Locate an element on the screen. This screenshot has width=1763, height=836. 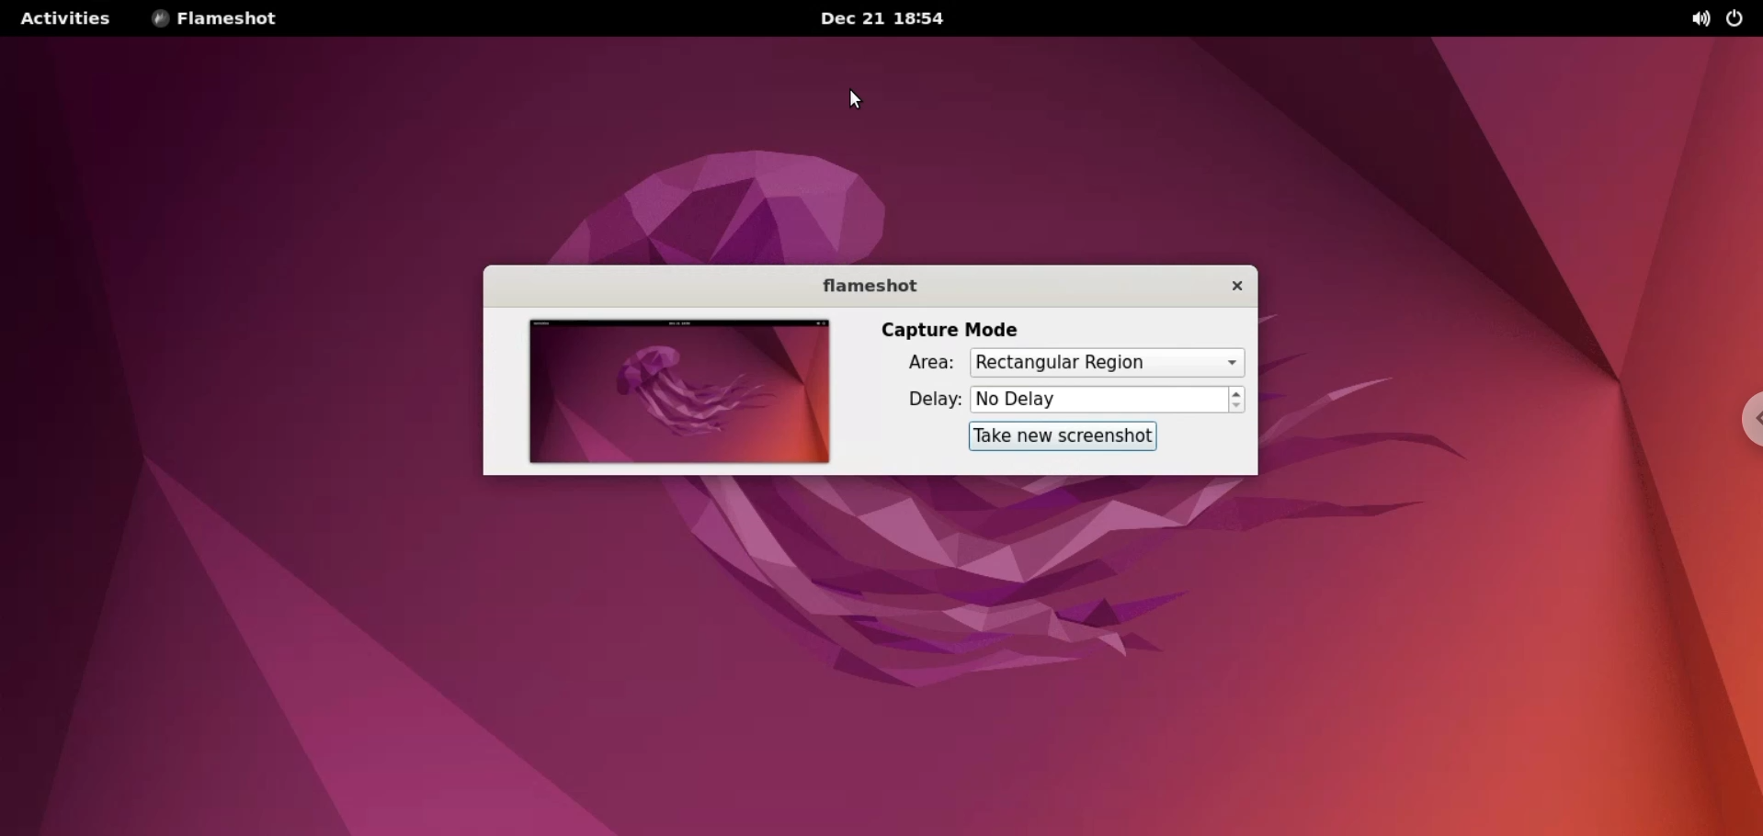
Dec 21 18:54 is located at coordinates (891, 17).